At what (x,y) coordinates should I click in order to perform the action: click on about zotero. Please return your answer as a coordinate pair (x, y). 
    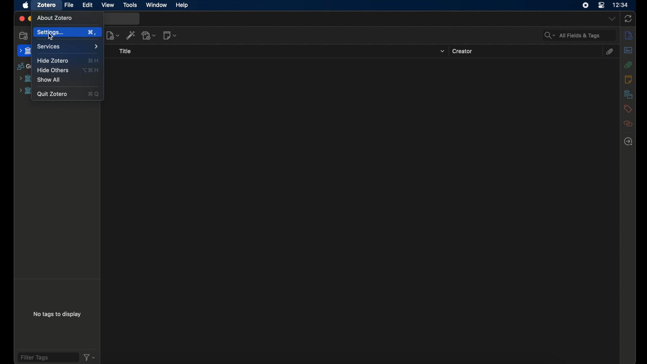
    Looking at the image, I should click on (56, 18).